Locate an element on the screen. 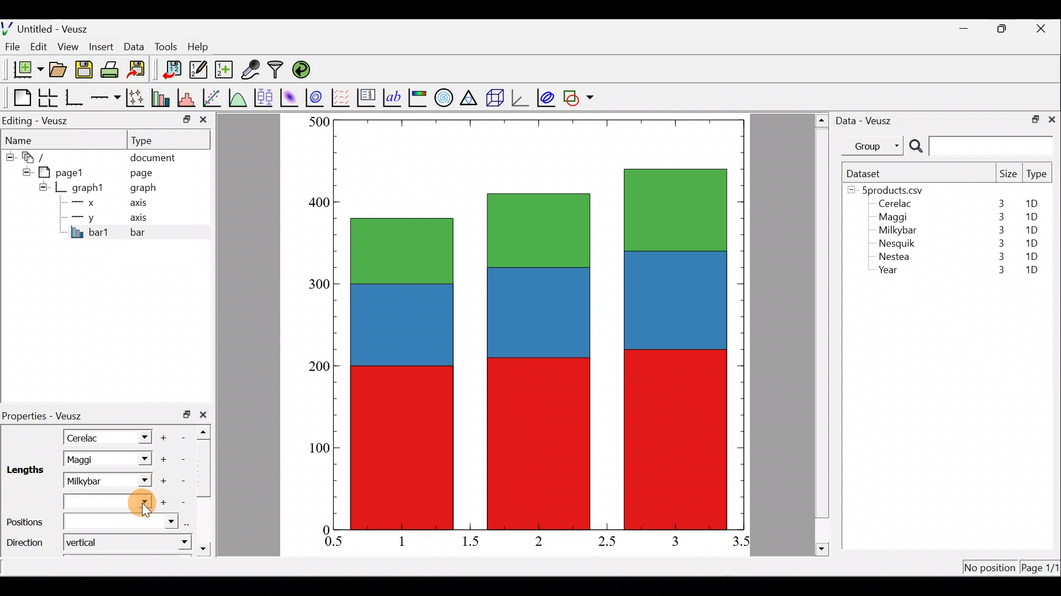 Image resolution: width=1061 pixels, height=596 pixels. Milkybar is located at coordinates (895, 231).